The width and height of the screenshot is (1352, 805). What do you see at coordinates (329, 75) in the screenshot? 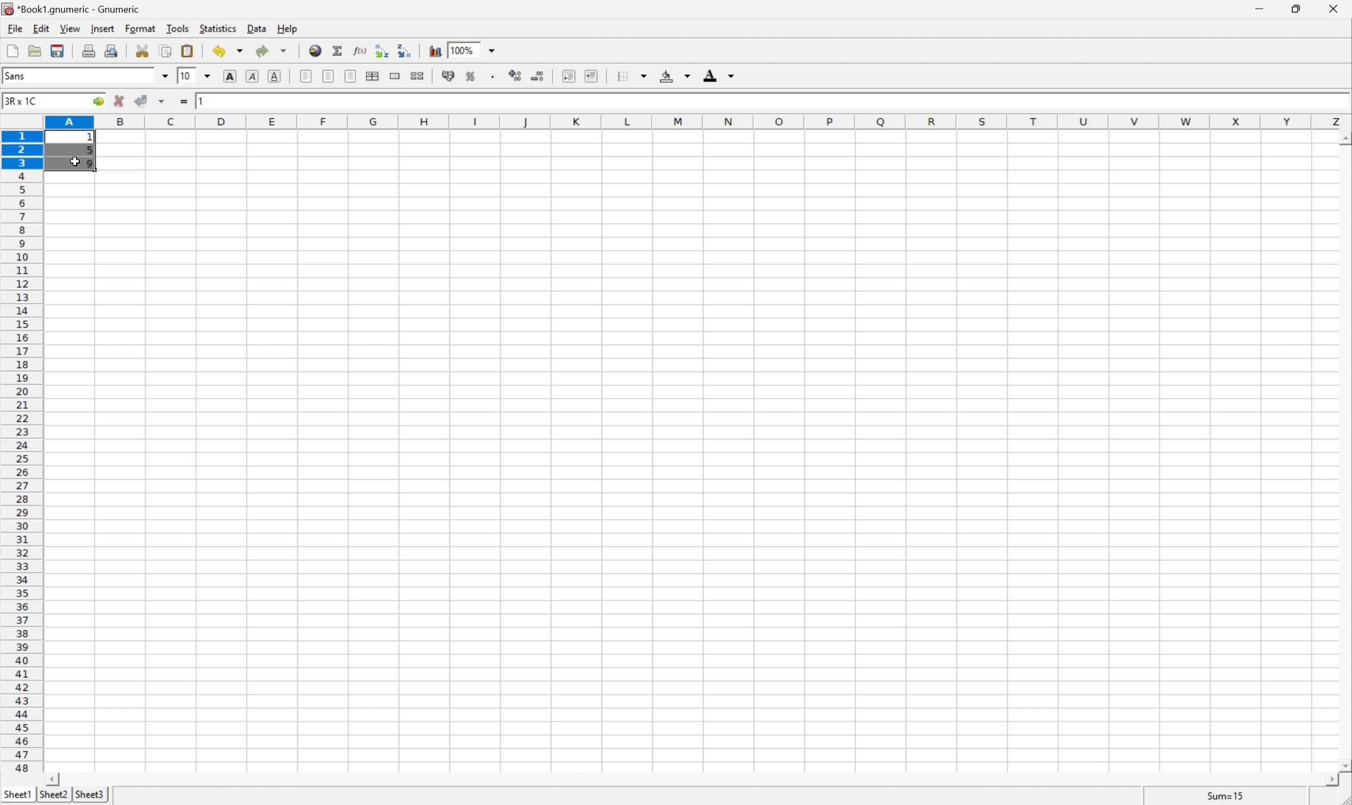
I see `align center` at bounding box center [329, 75].